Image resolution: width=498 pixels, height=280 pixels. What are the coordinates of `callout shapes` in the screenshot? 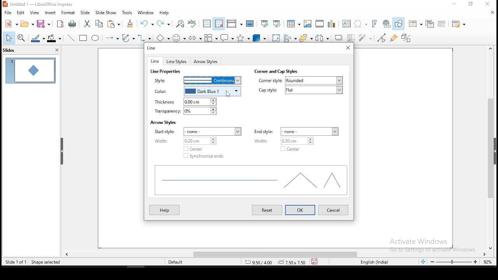 It's located at (228, 37).